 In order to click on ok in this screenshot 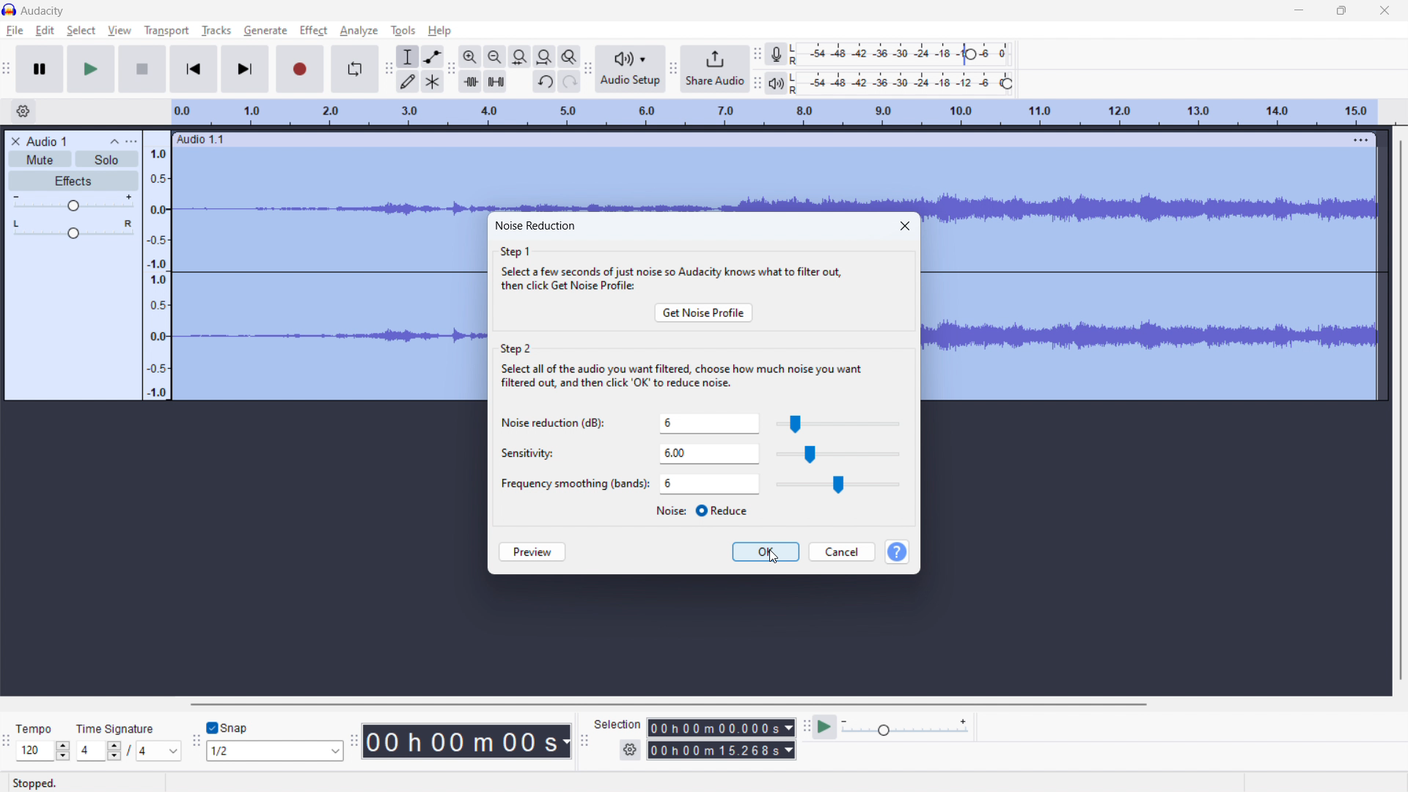, I will do `click(765, 551)`.